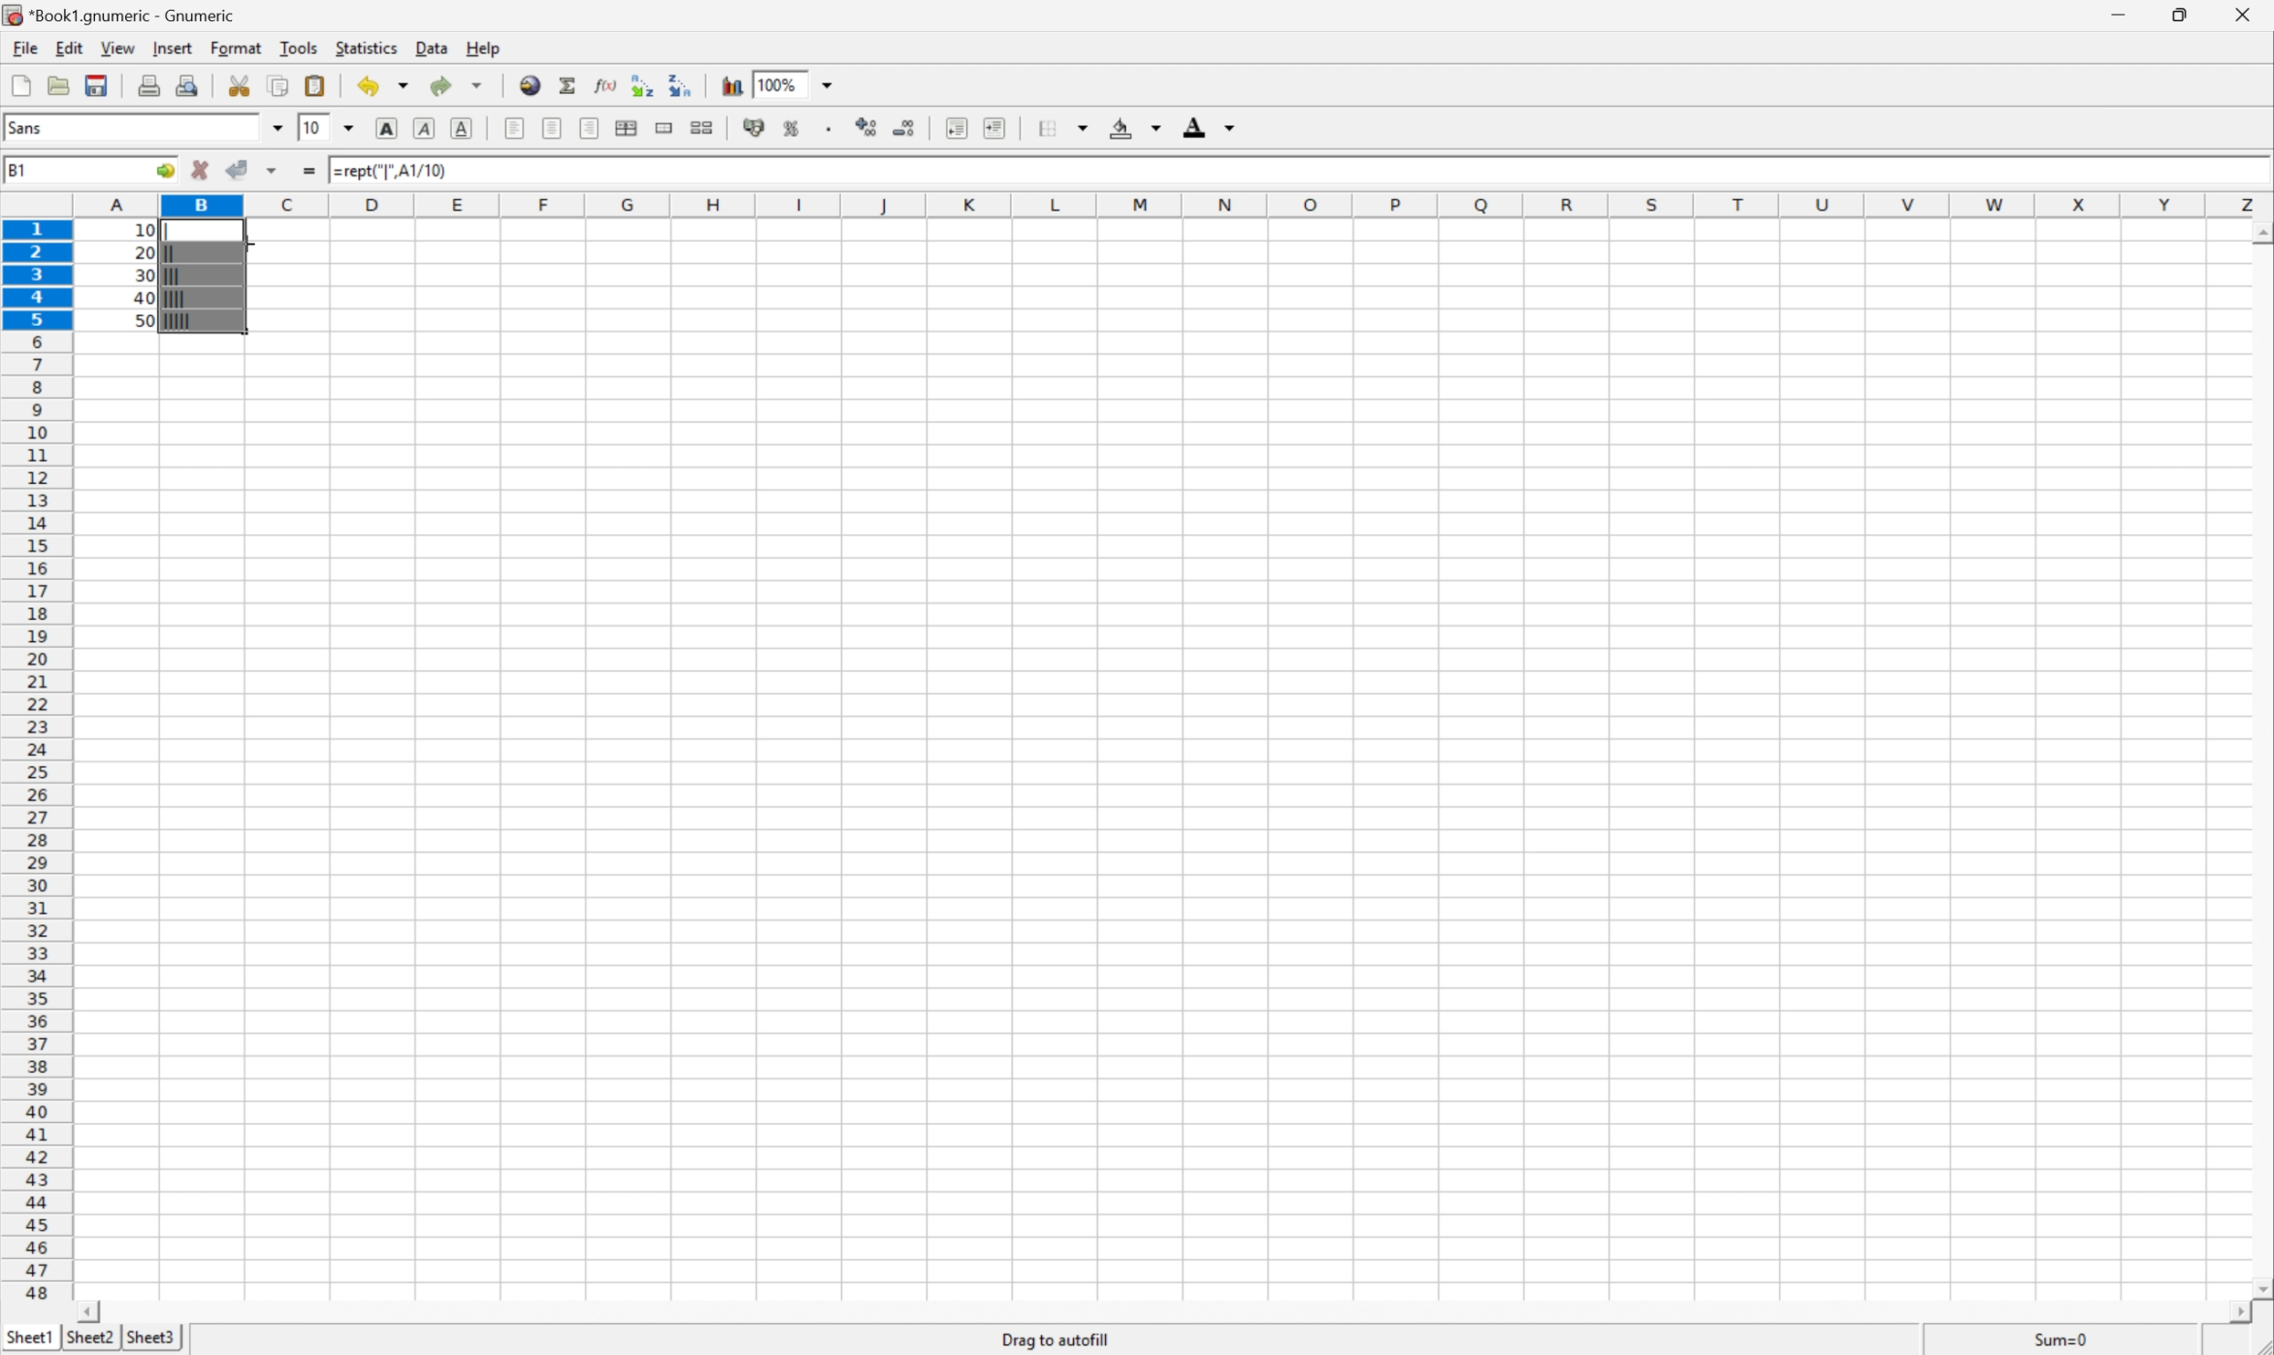  What do you see at coordinates (2184, 14) in the screenshot?
I see `Restore Down` at bounding box center [2184, 14].